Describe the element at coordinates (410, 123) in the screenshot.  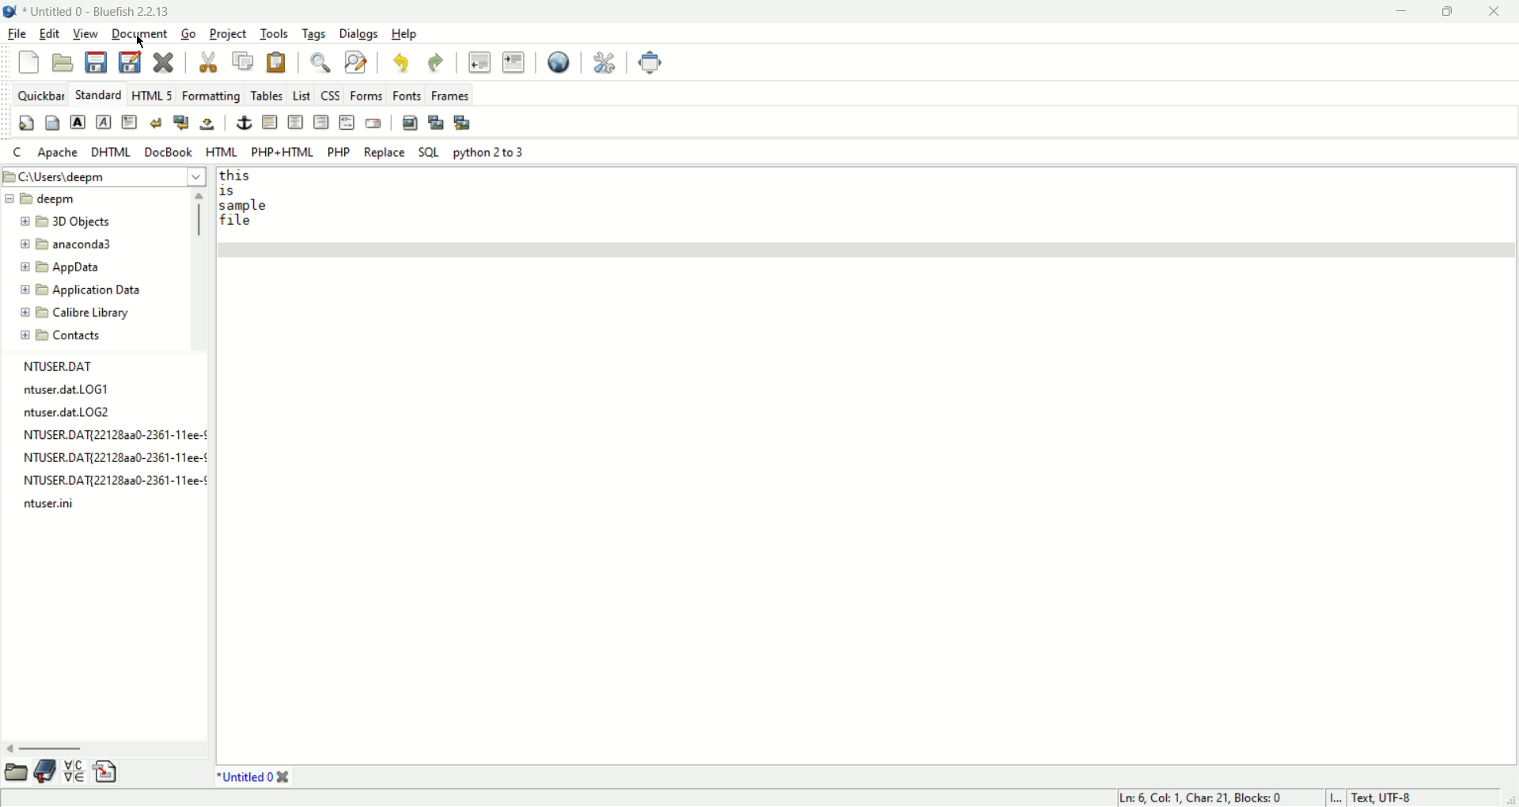
I see `insert image` at that location.